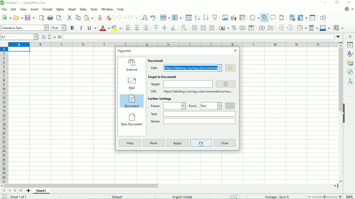 The width and height of the screenshot is (355, 199). I want to click on Open, so click(18, 17).